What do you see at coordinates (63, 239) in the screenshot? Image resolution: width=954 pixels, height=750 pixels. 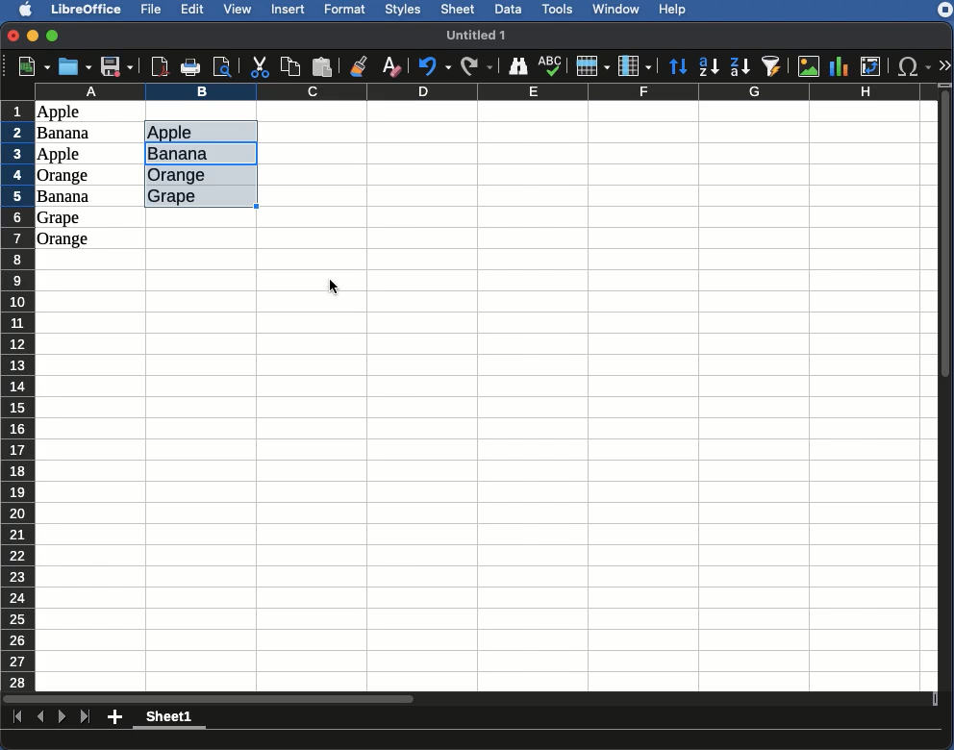 I see `Orange` at bounding box center [63, 239].